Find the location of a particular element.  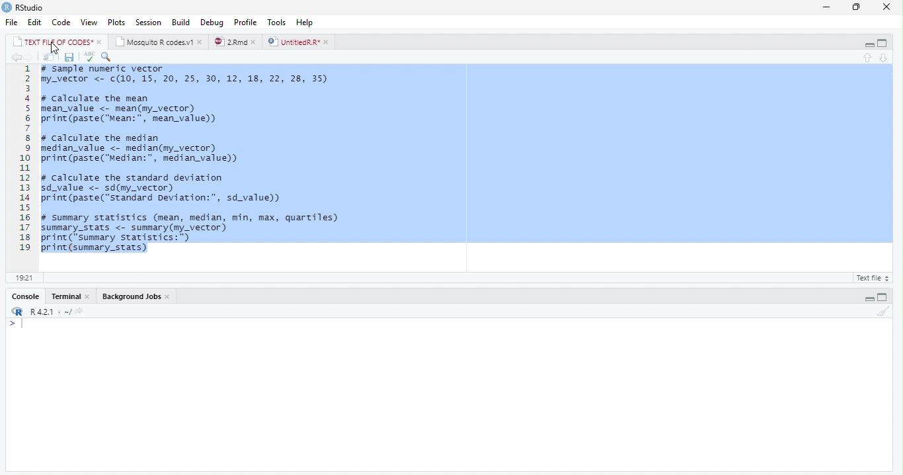

2.Rmd is located at coordinates (230, 42).